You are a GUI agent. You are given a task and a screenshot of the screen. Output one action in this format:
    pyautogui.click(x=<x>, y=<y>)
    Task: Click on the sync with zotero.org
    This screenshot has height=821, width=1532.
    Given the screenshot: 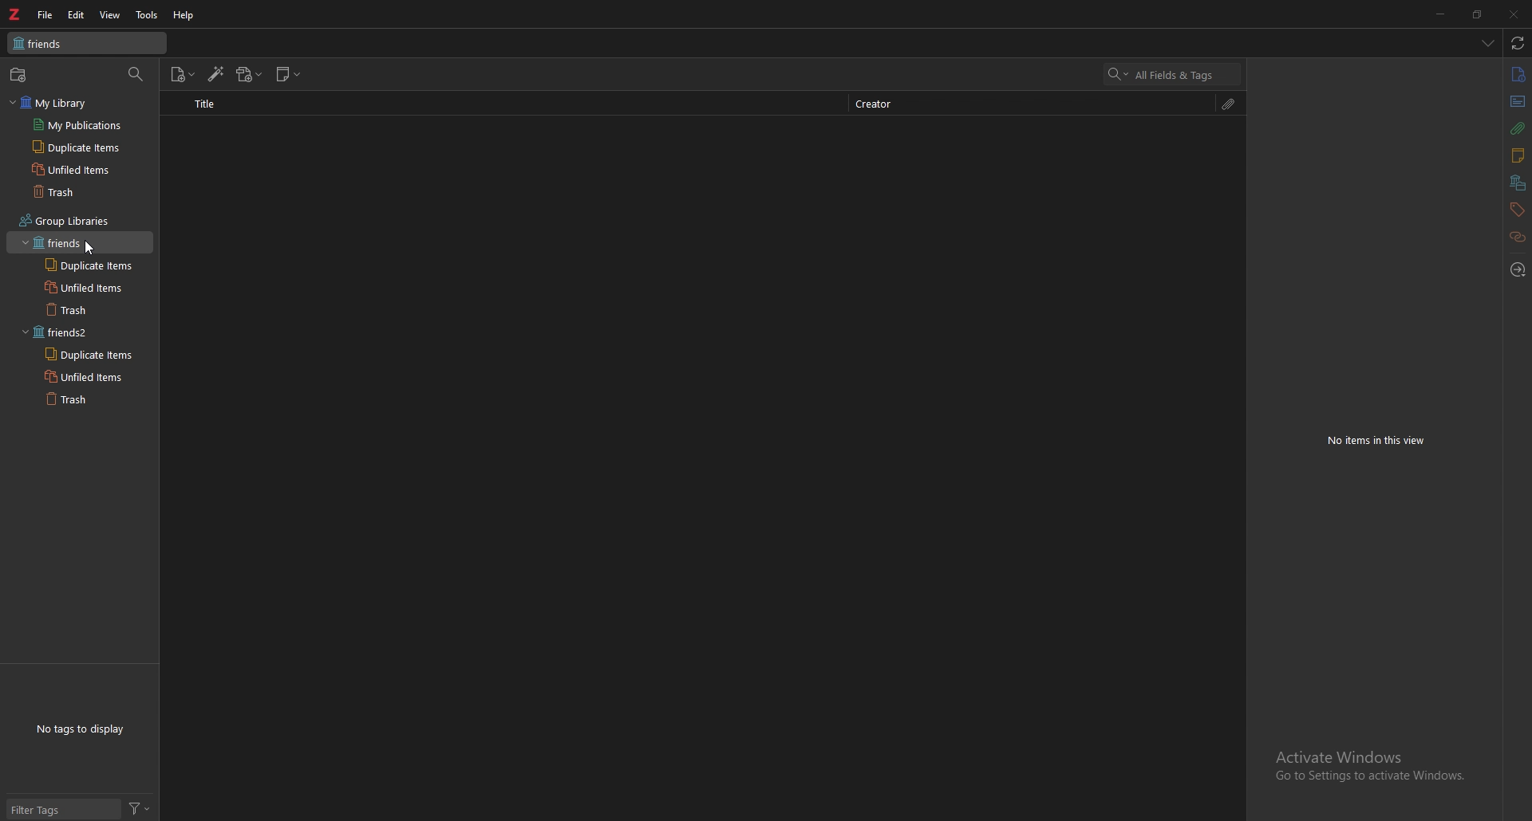 What is the action you would take?
    pyautogui.click(x=1518, y=43)
    